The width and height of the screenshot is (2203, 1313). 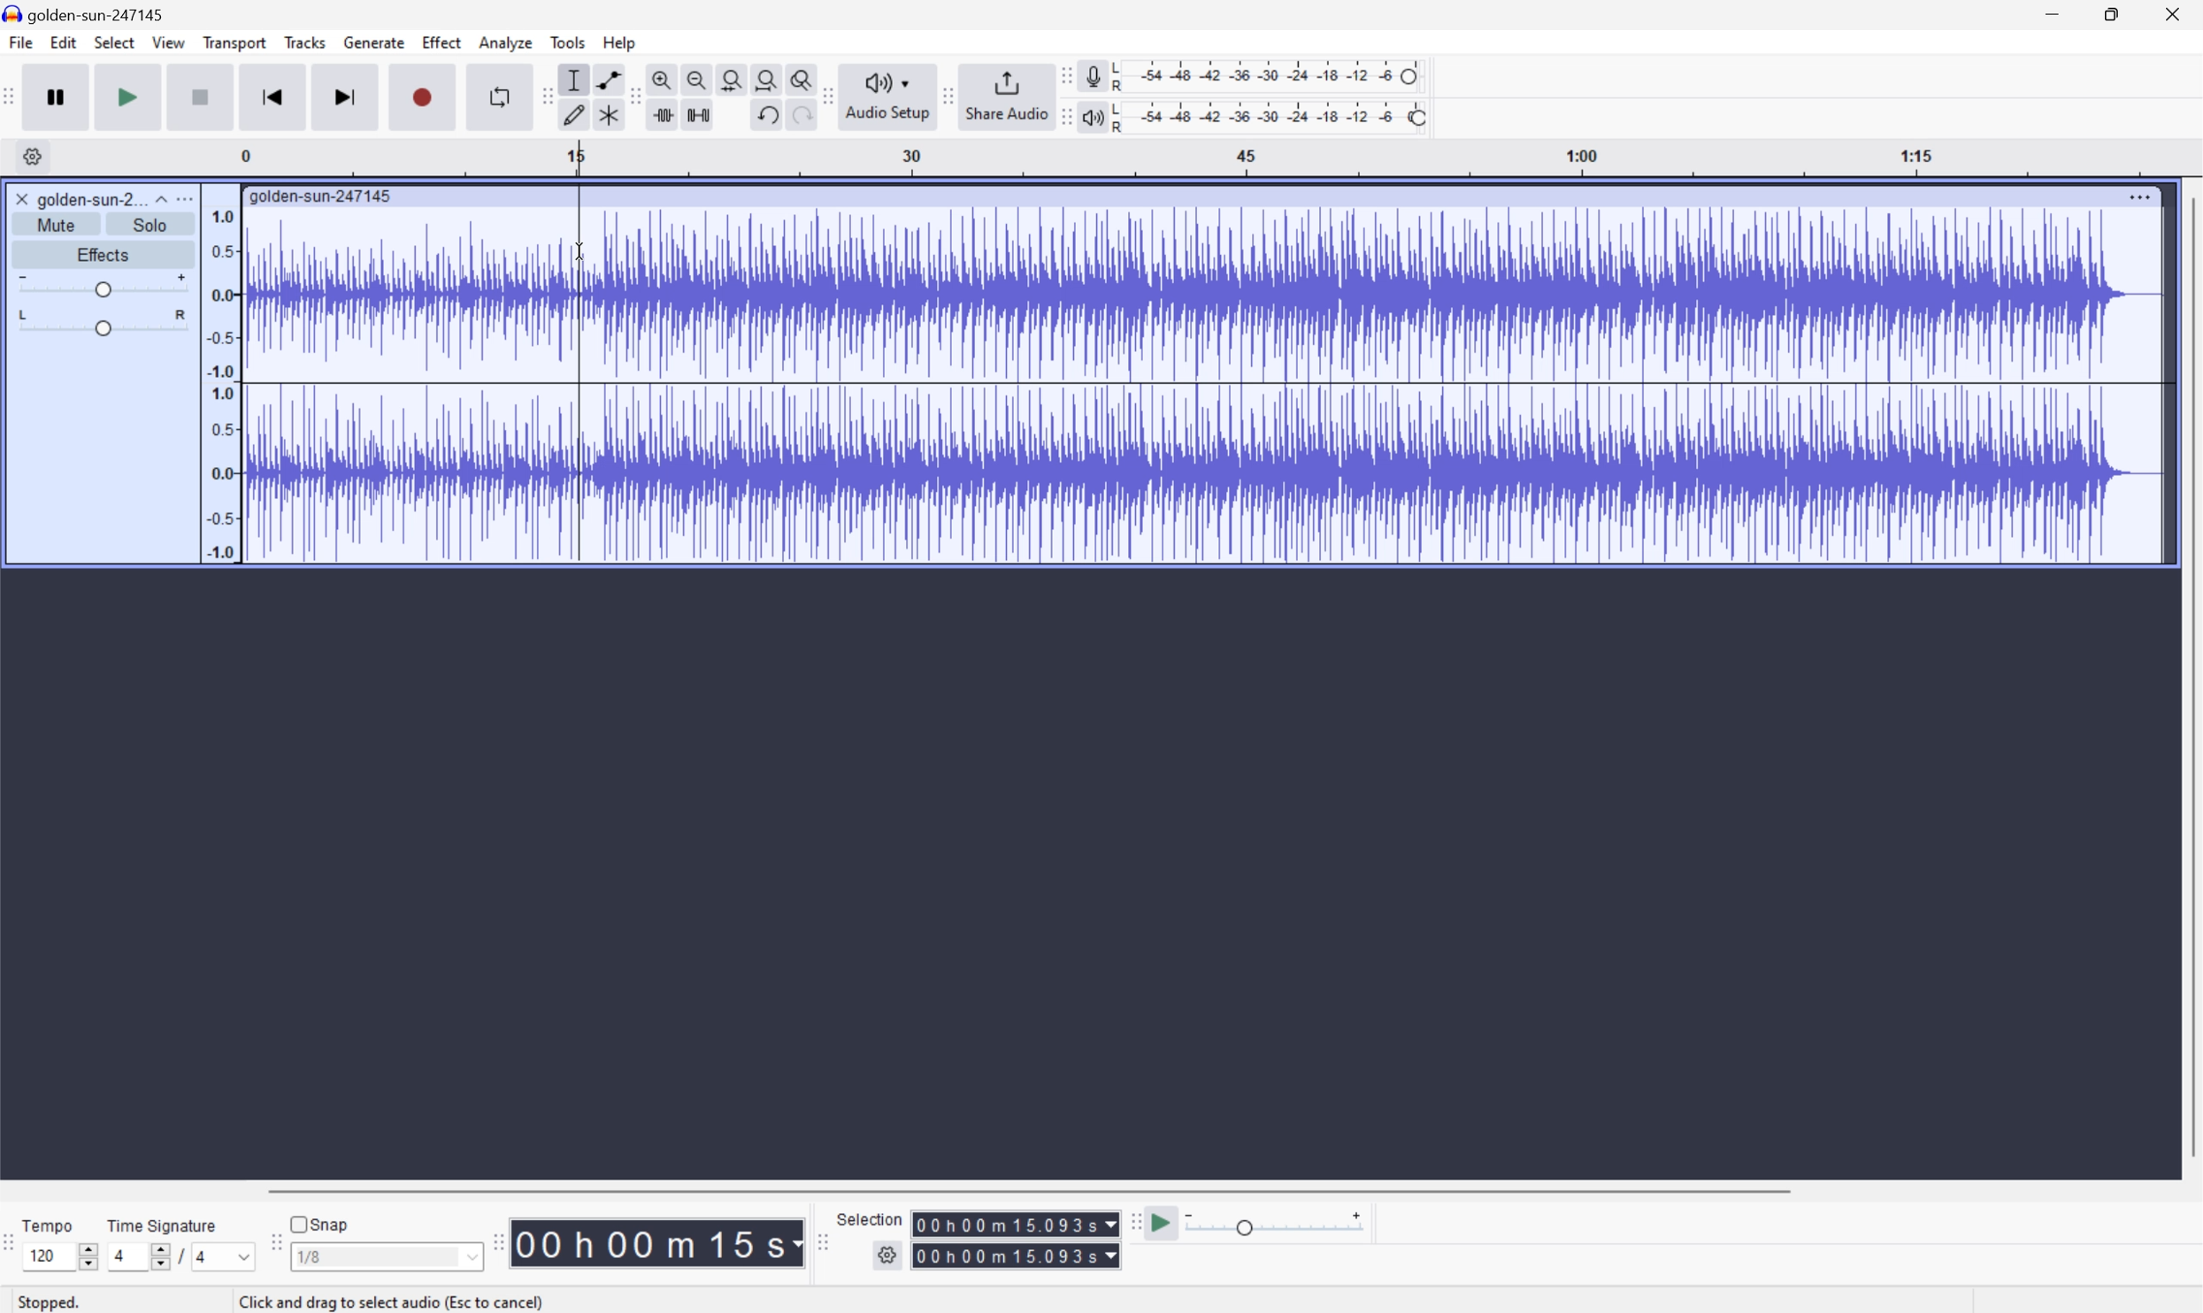 I want to click on Tempo, so click(x=47, y=1225).